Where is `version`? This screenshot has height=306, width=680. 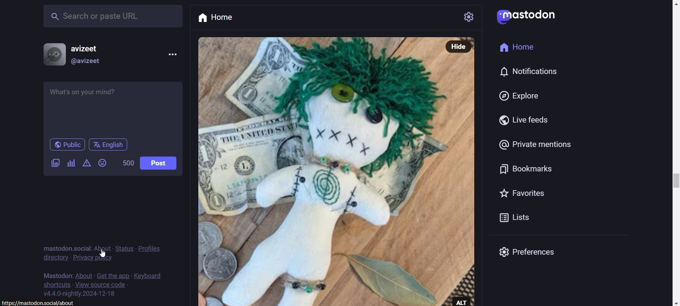 version is located at coordinates (80, 294).